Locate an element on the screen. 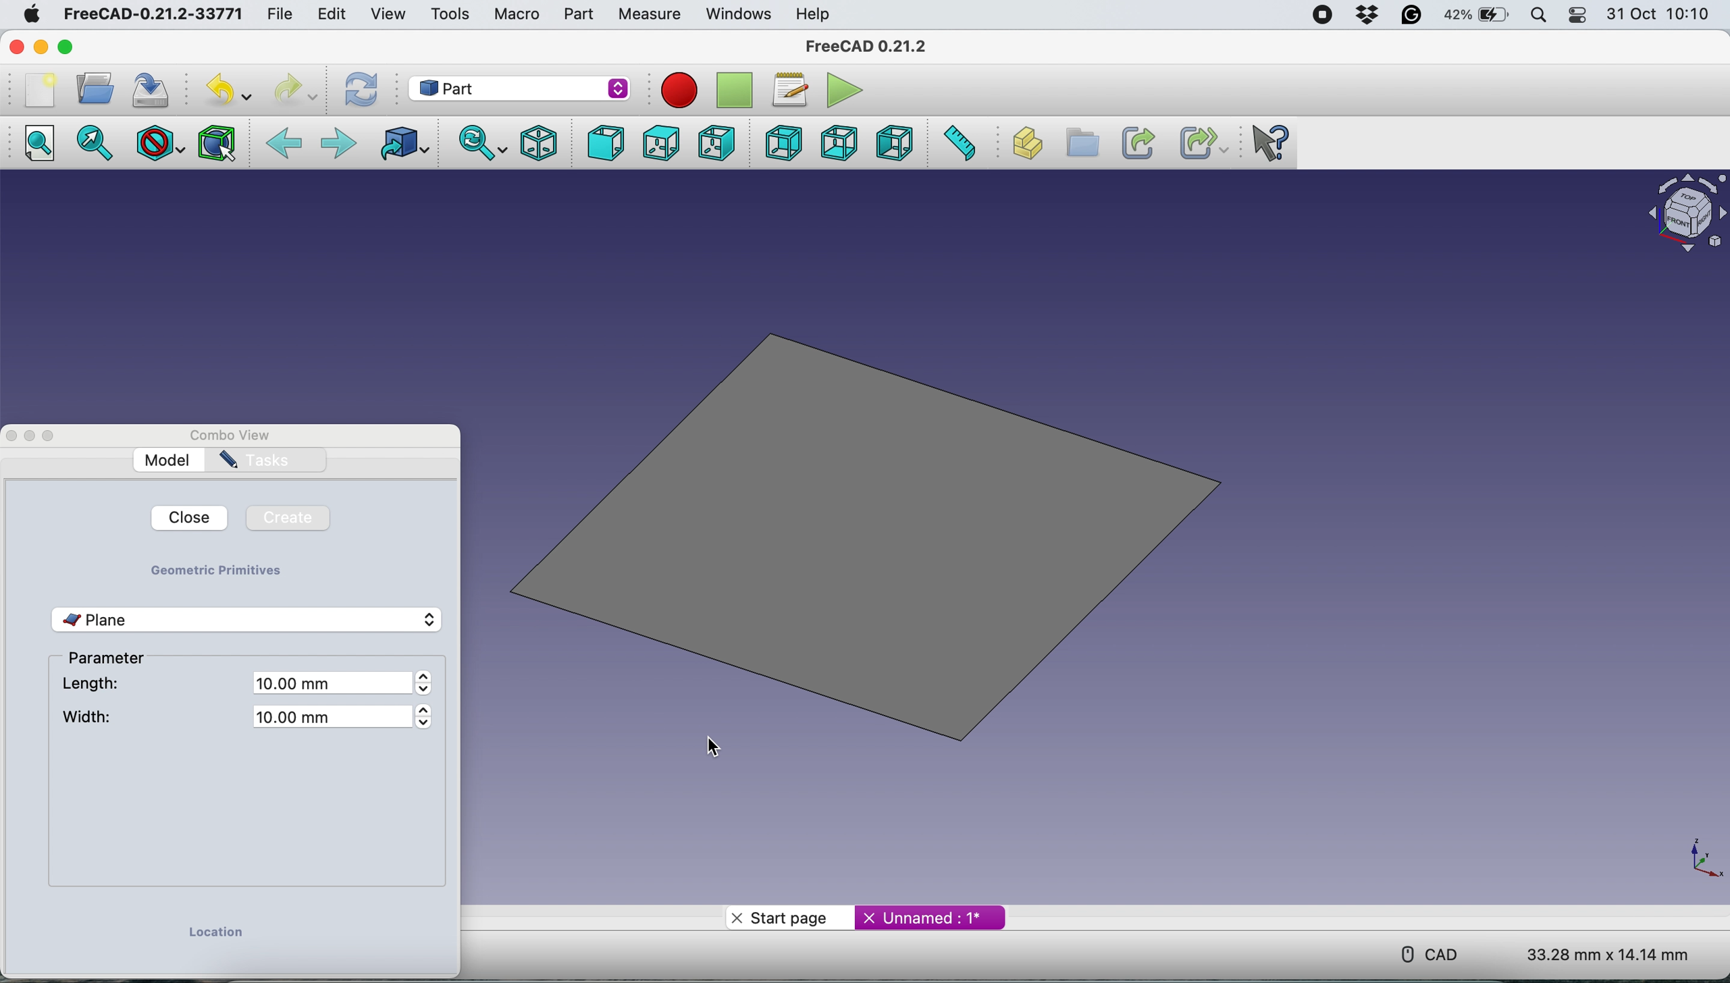  Close is located at coordinates (181, 518).